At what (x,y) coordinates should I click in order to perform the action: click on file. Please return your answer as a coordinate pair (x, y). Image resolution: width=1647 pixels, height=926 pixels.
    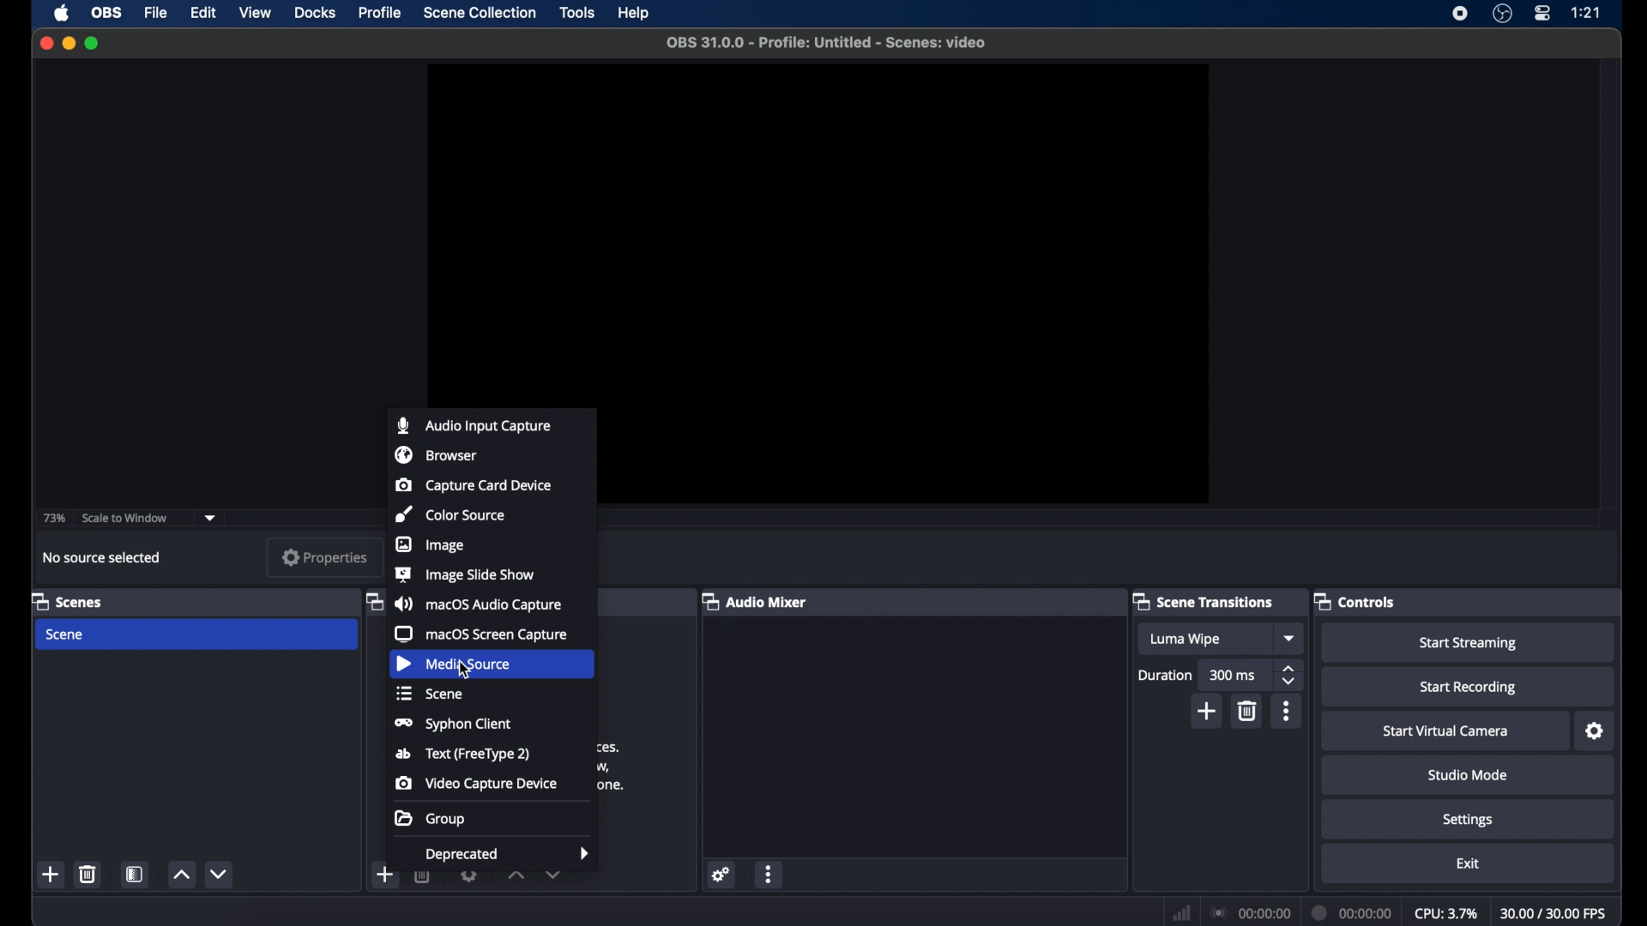
    Looking at the image, I should click on (158, 13).